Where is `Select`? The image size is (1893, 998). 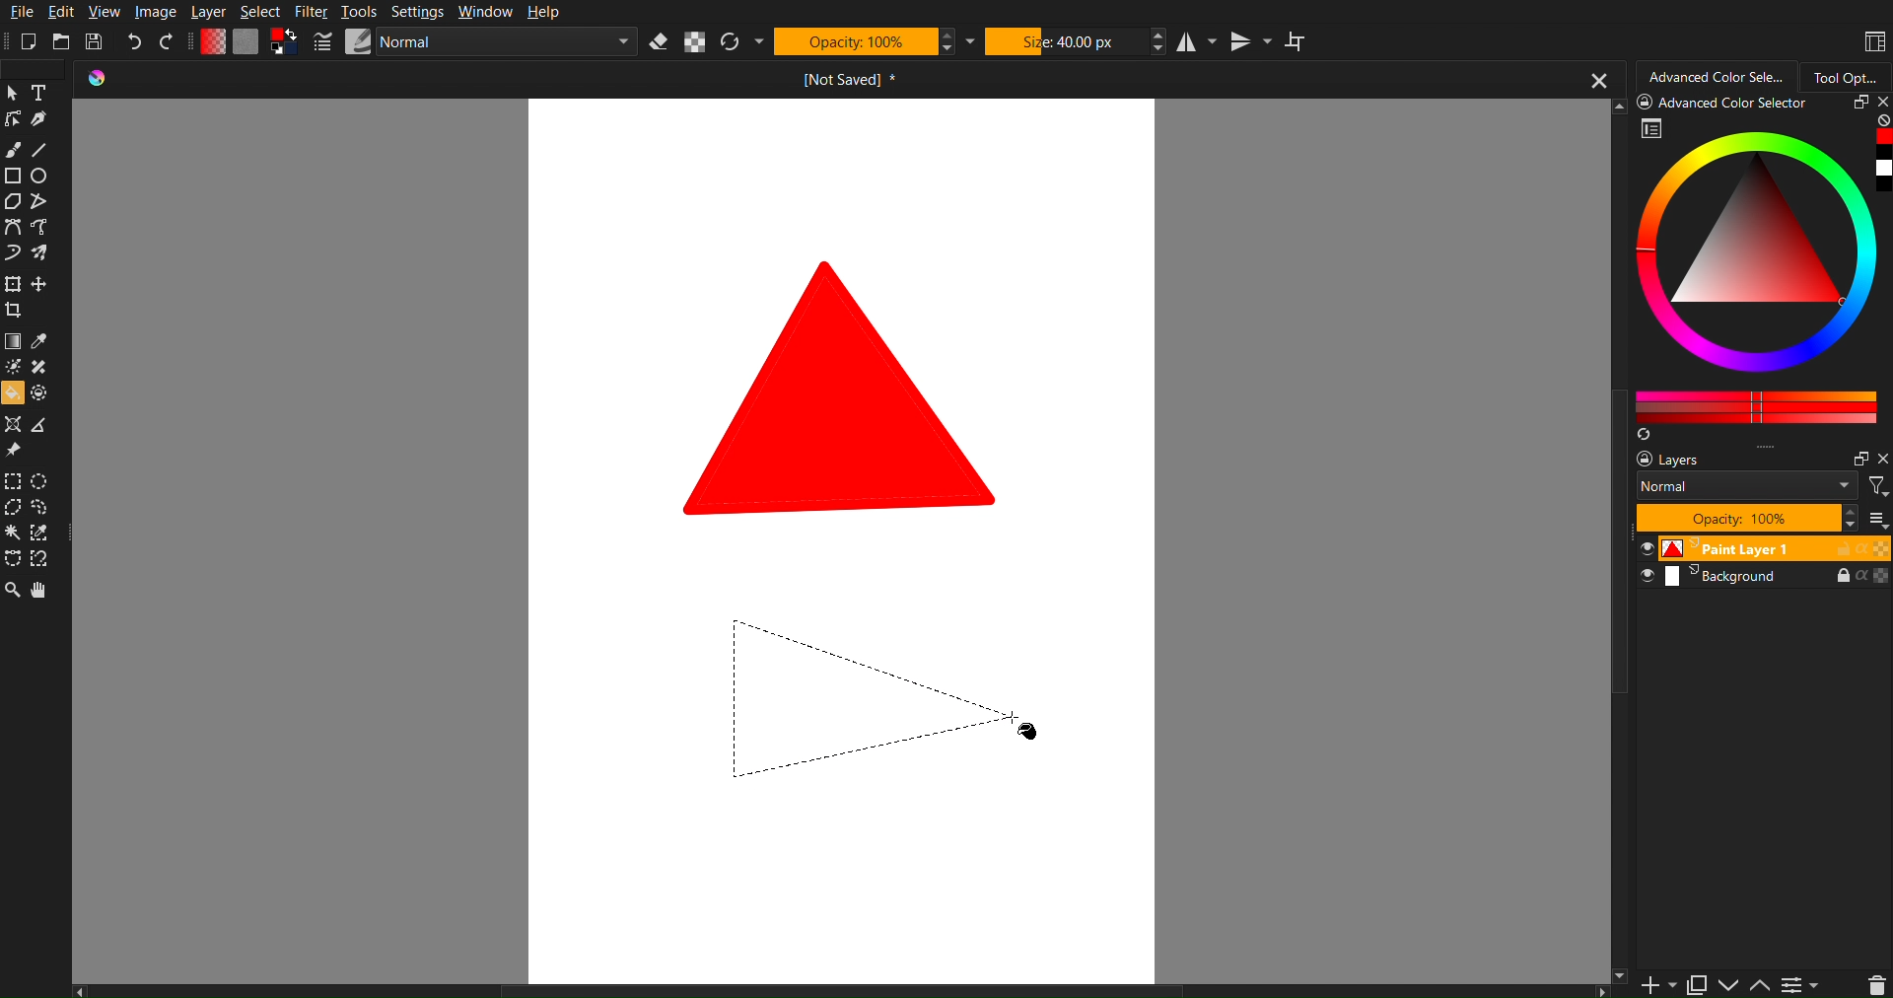
Select is located at coordinates (262, 12).